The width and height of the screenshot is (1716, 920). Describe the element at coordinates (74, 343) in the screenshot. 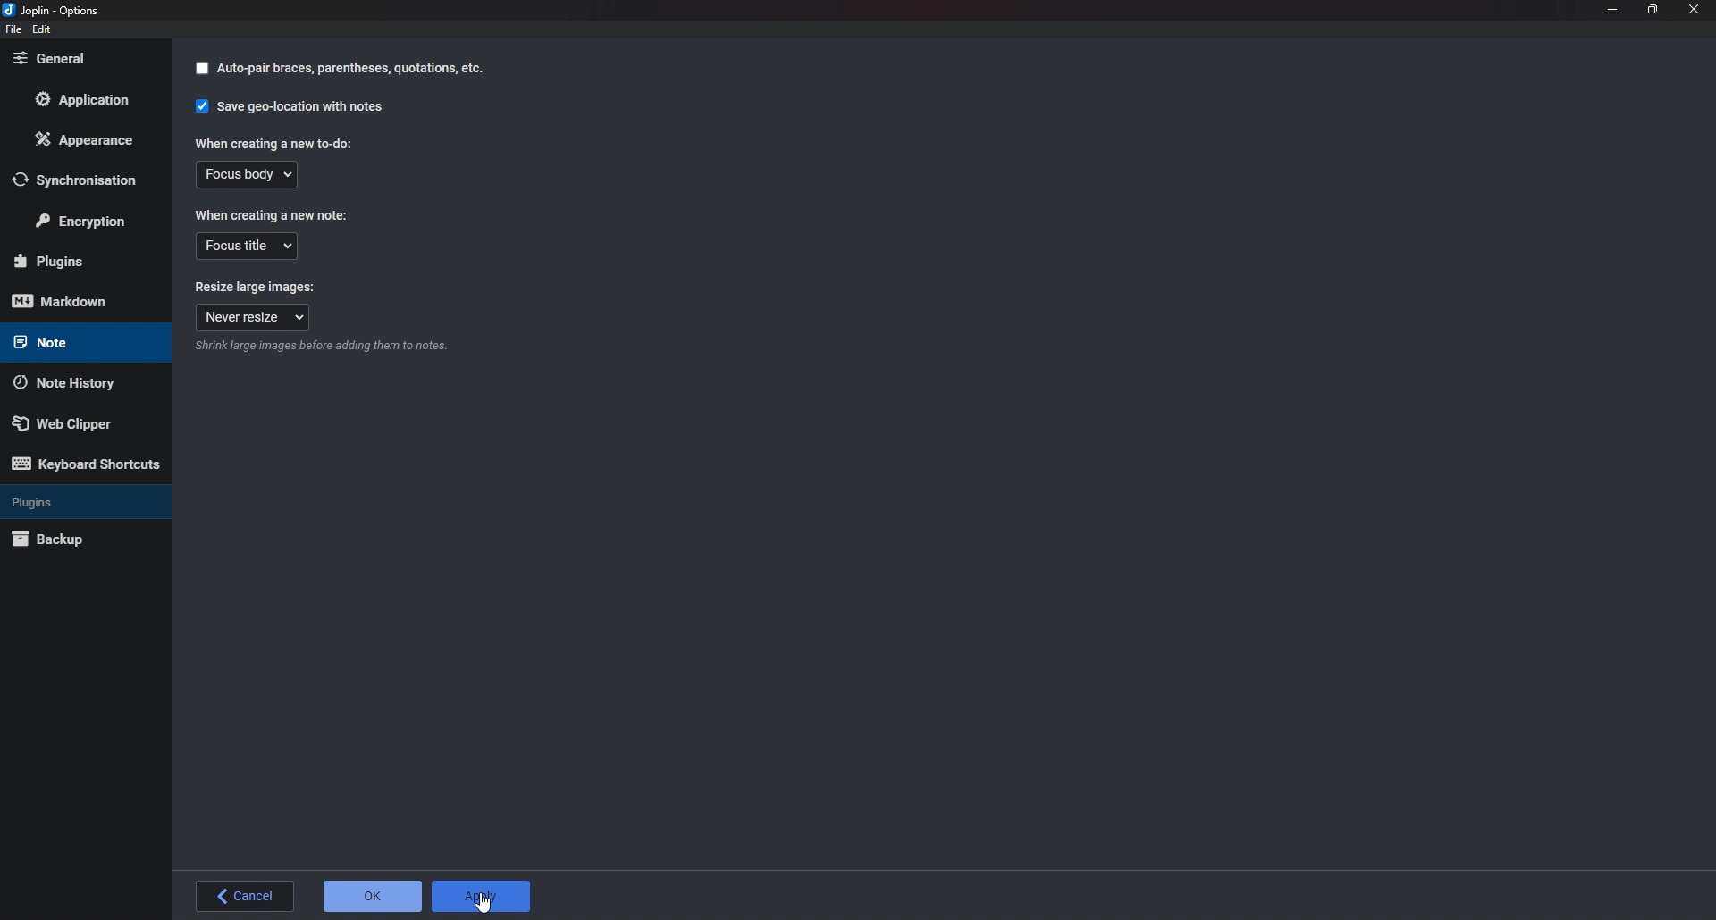

I see `note` at that location.